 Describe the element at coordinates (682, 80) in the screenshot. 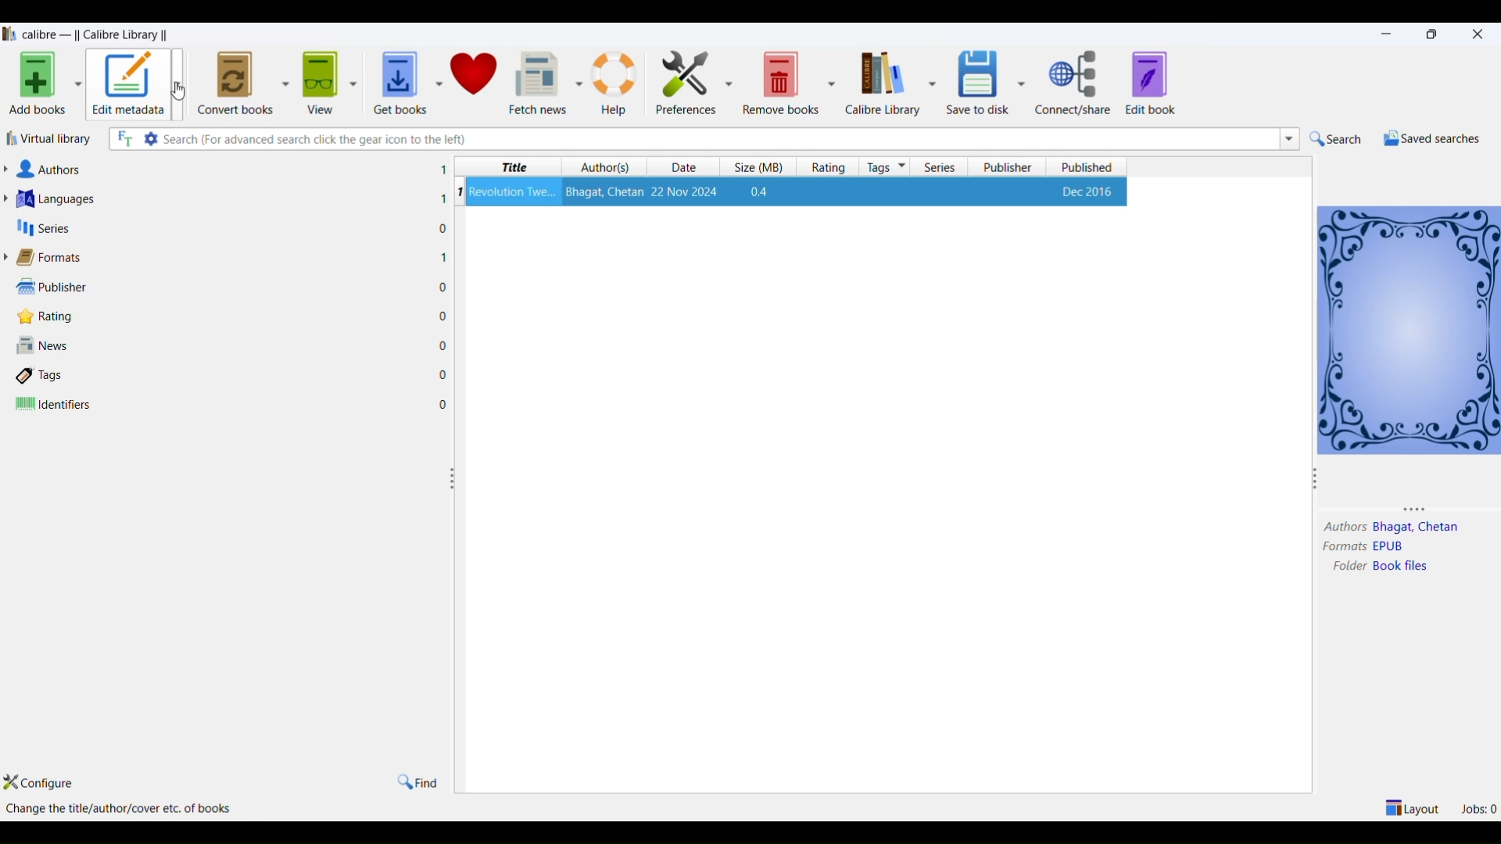

I see `preferences` at that location.